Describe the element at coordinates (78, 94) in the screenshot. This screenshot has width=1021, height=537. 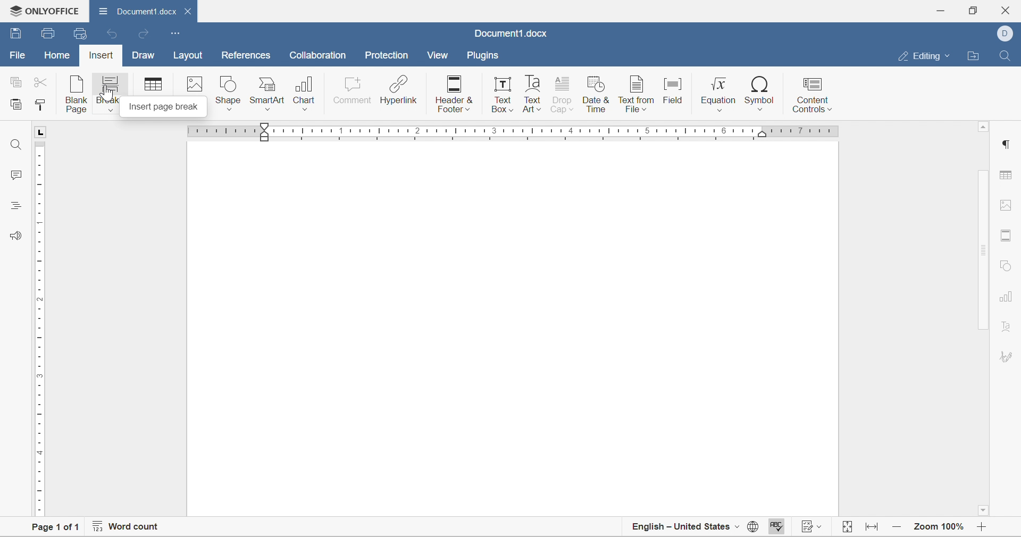
I see `Insert blank page` at that location.